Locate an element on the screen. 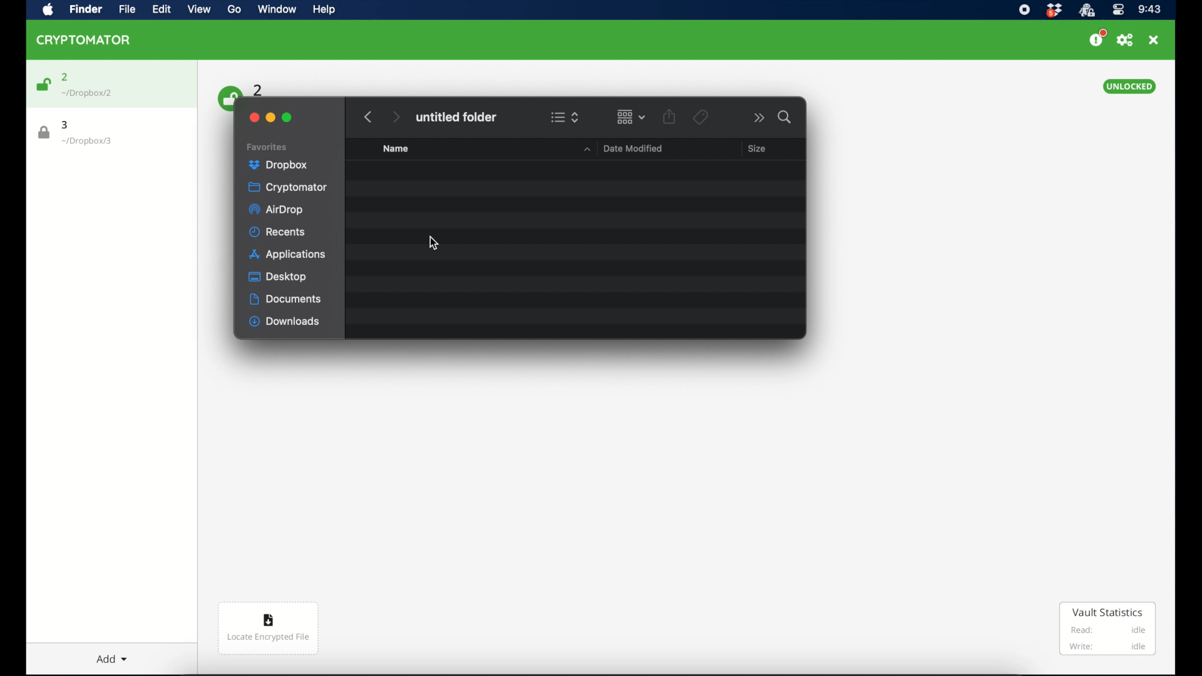 Image resolution: width=1202 pixels, height=676 pixels. tags is located at coordinates (700, 117).